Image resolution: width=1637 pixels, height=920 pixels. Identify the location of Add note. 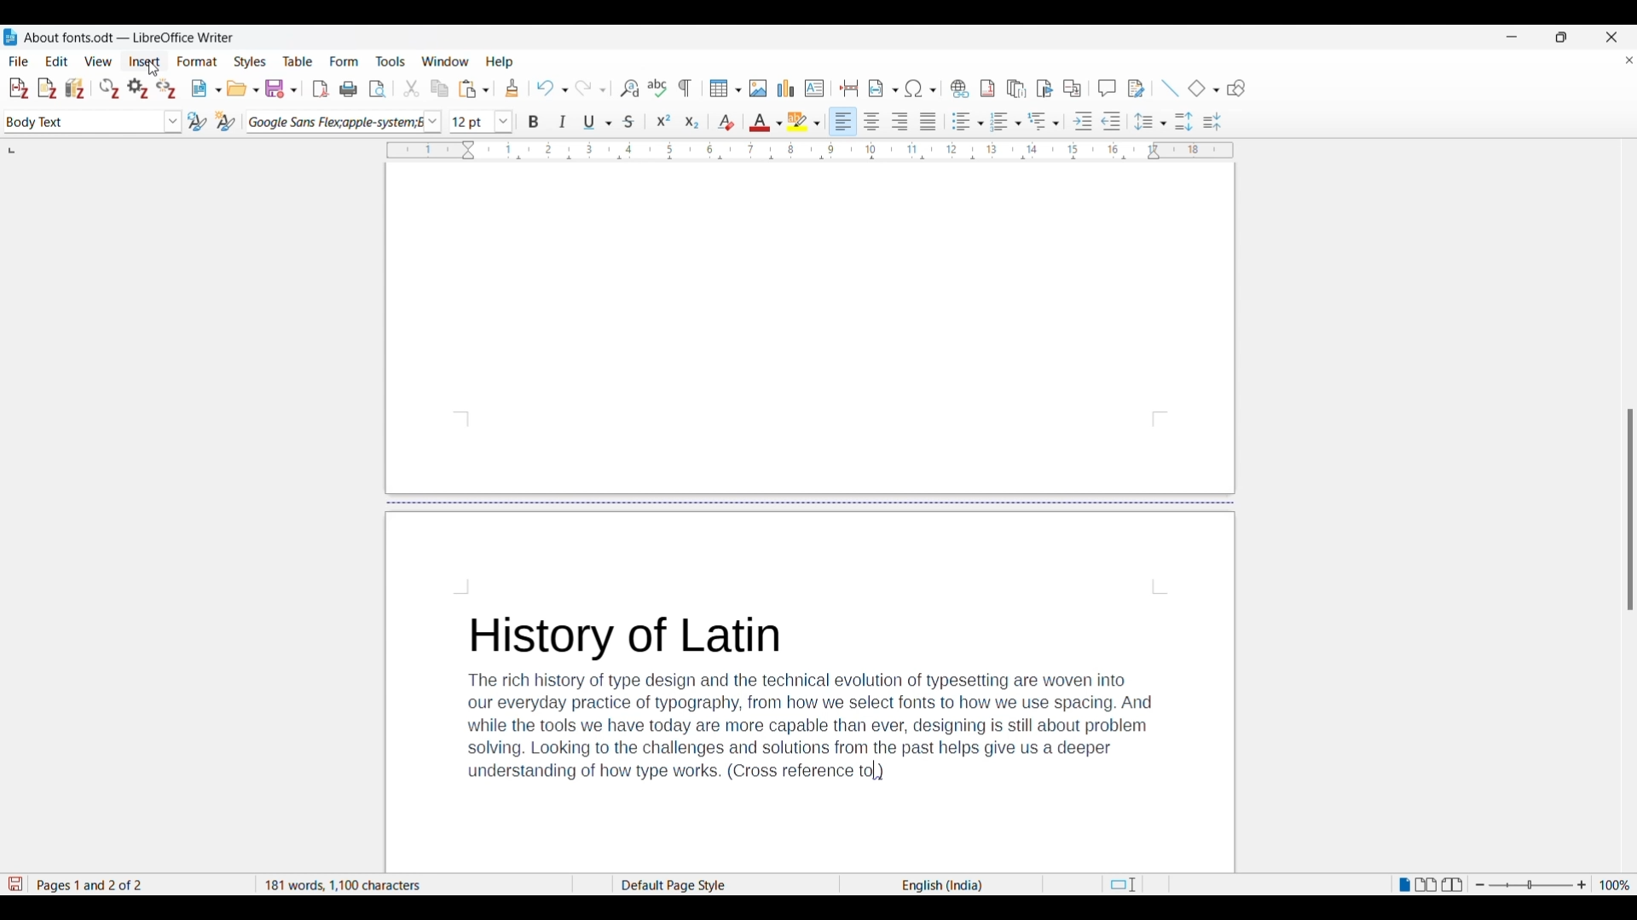
(48, 89).